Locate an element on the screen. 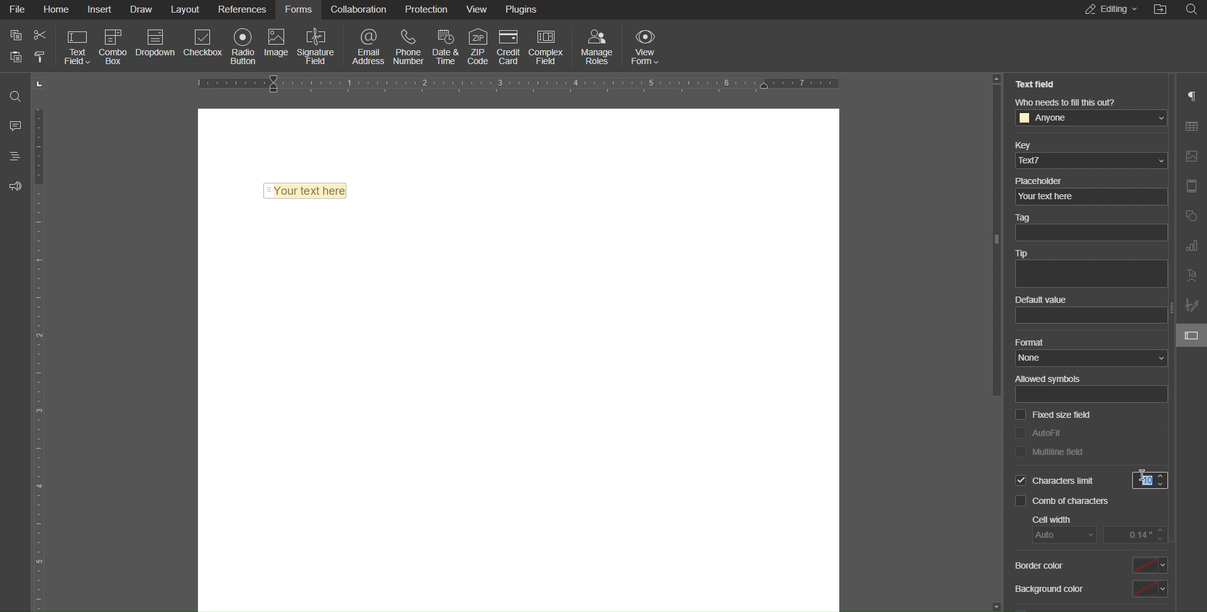  Tip is located at coordinates (1089, 266).